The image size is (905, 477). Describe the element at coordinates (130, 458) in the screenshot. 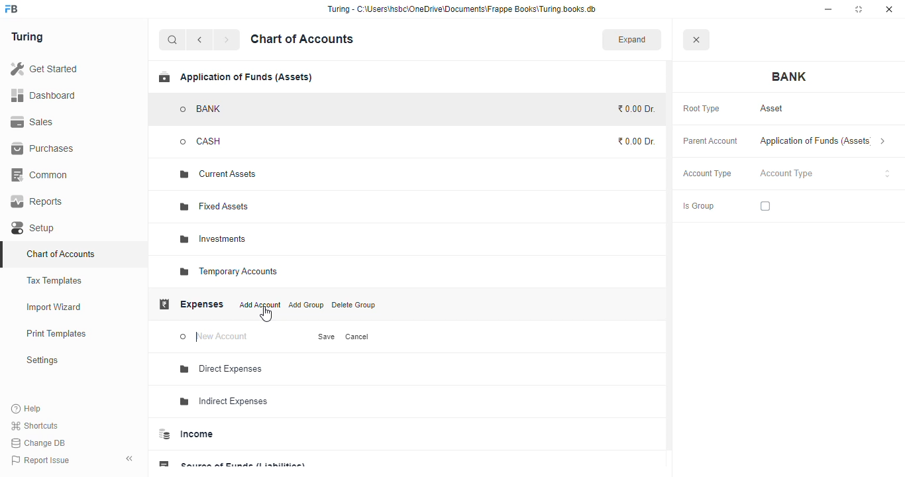

I see `toggle sidebar` at that location.